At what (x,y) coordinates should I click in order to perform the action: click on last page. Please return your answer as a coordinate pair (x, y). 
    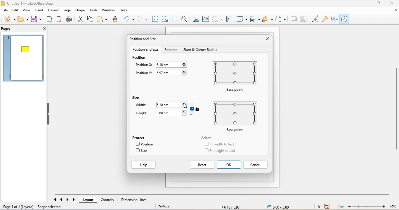
    Looking at the image, I should click on (75, 200).